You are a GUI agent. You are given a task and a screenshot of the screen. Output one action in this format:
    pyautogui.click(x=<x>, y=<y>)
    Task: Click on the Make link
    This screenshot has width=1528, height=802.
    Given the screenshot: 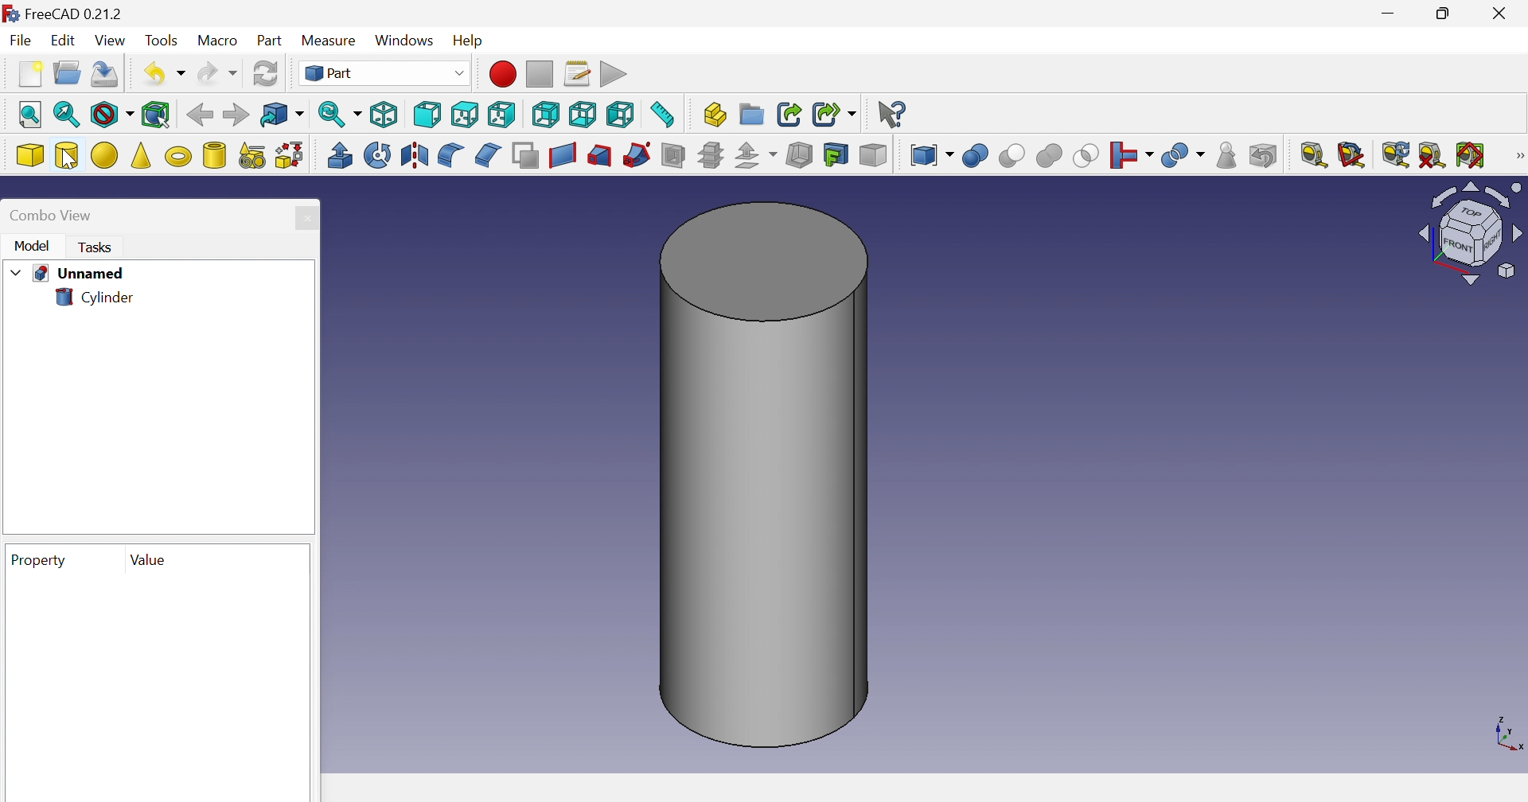 What is the action you would take?
    pyautogui.click(x=790, y=115)
    